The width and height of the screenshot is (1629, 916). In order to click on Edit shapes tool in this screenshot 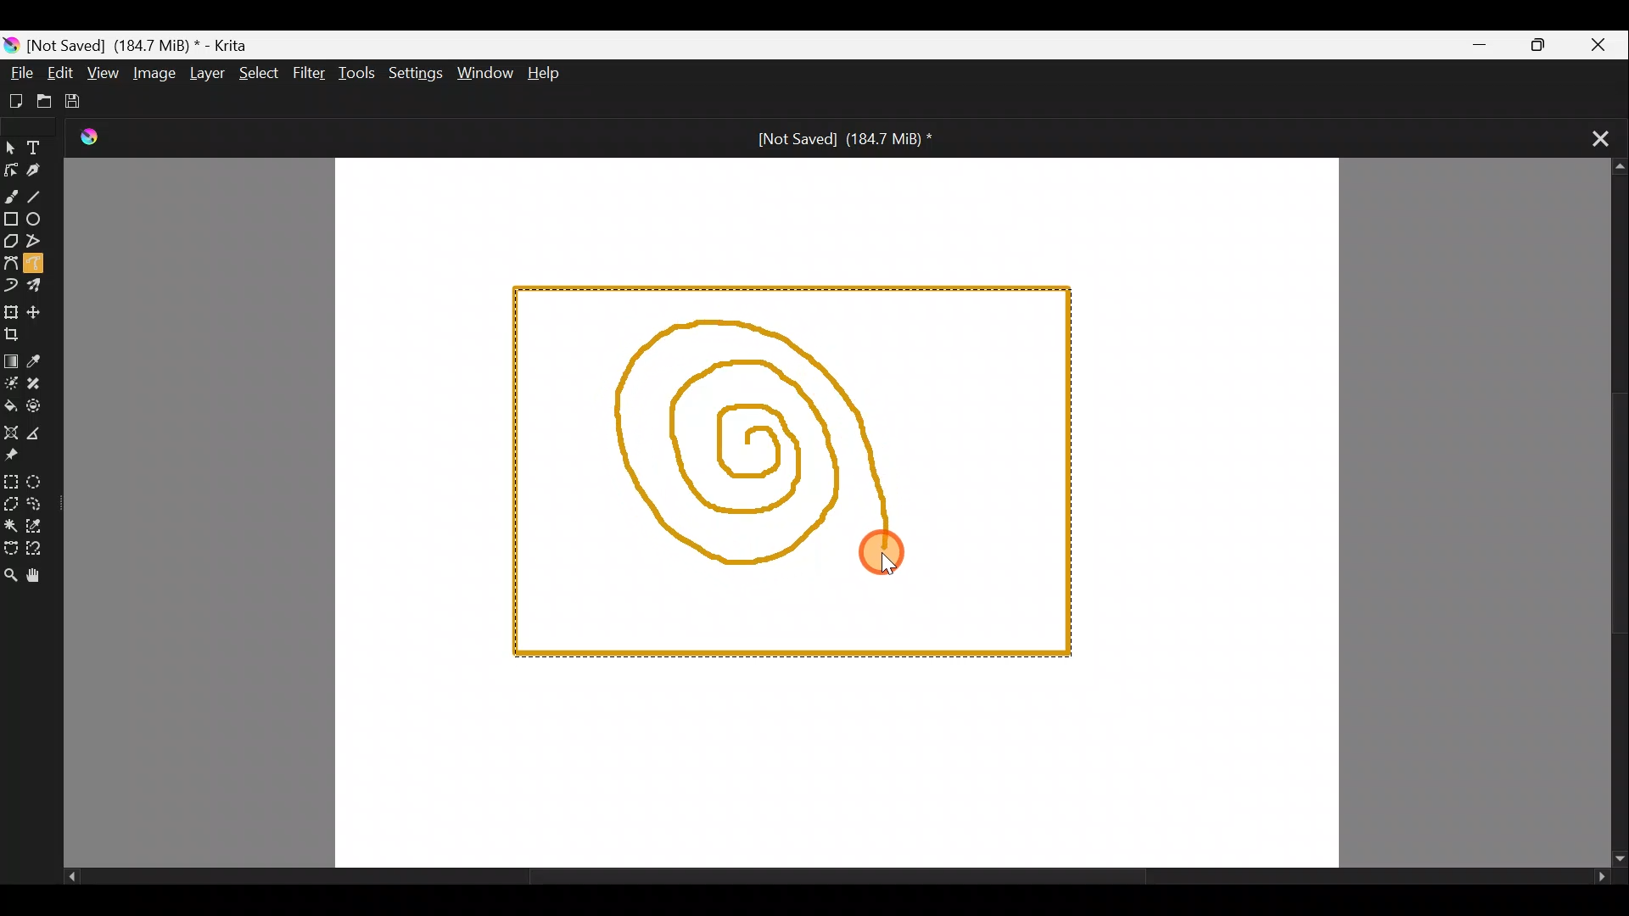, I will do `click(10, 170)`.